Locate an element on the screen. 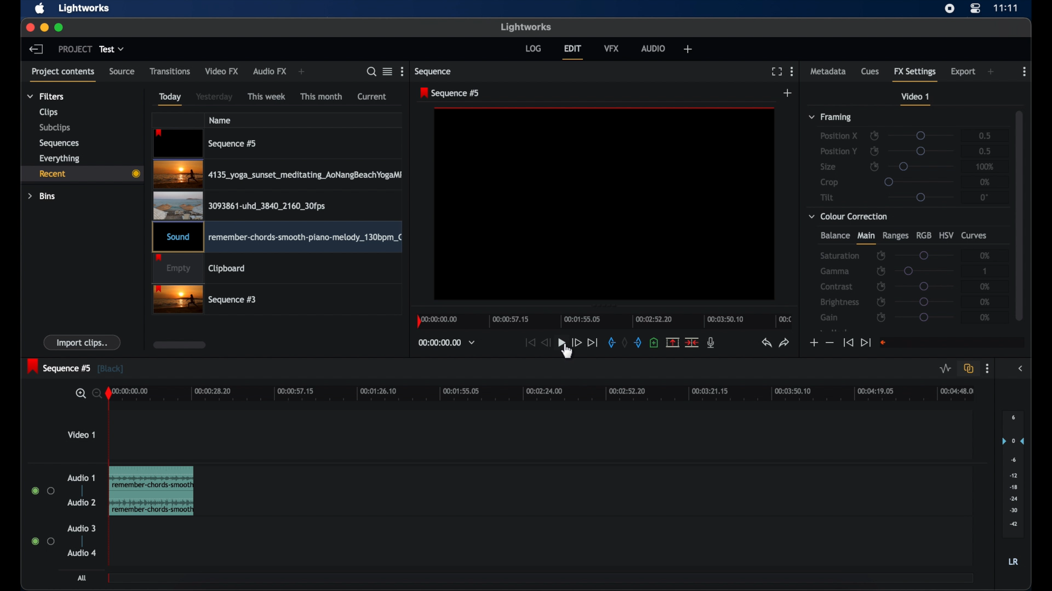 The image size is (1052, 591). current is located at coordinates (372, 97).